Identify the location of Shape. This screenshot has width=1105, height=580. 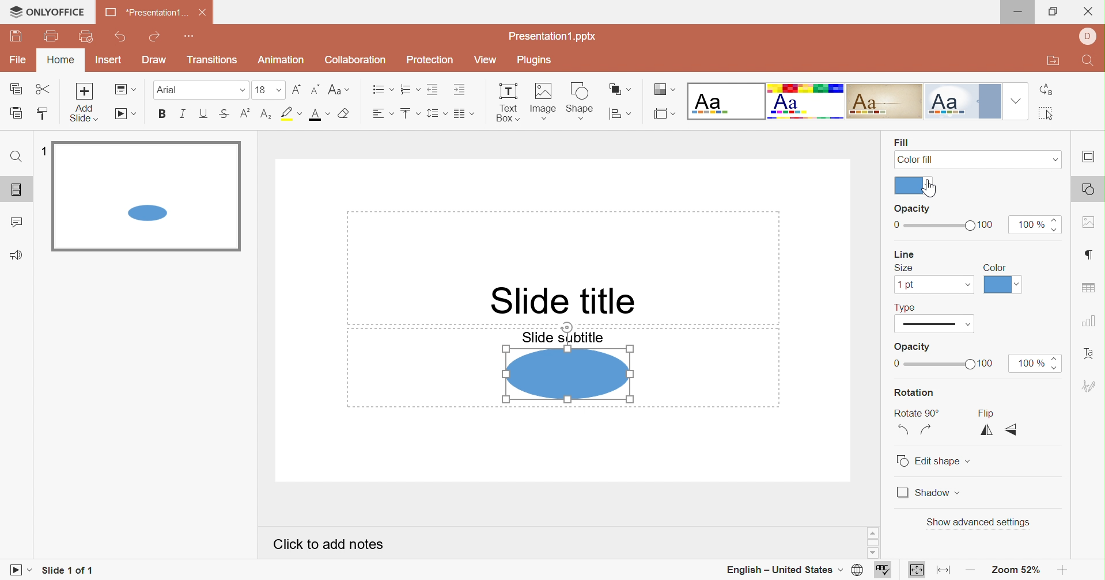
(580, 101).